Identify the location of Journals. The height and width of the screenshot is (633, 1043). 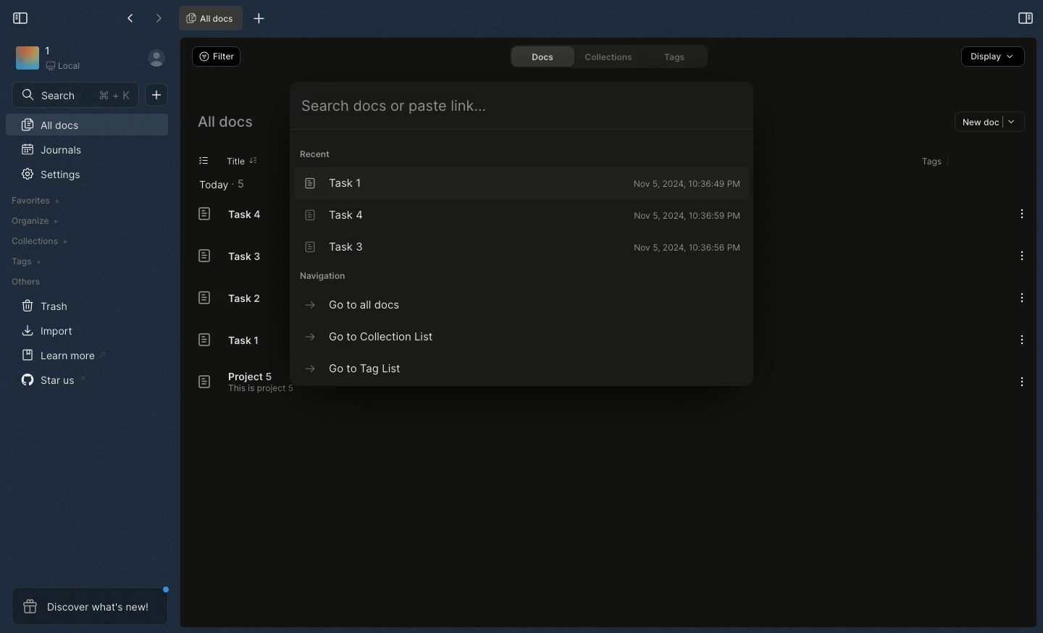
(49, 150).